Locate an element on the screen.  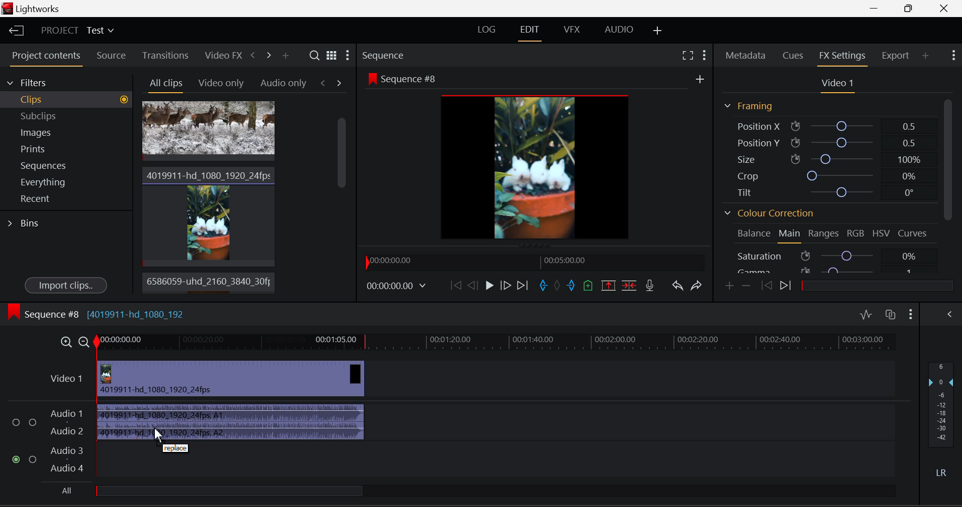
Scroll Bar is located at coordinates (340, 199).